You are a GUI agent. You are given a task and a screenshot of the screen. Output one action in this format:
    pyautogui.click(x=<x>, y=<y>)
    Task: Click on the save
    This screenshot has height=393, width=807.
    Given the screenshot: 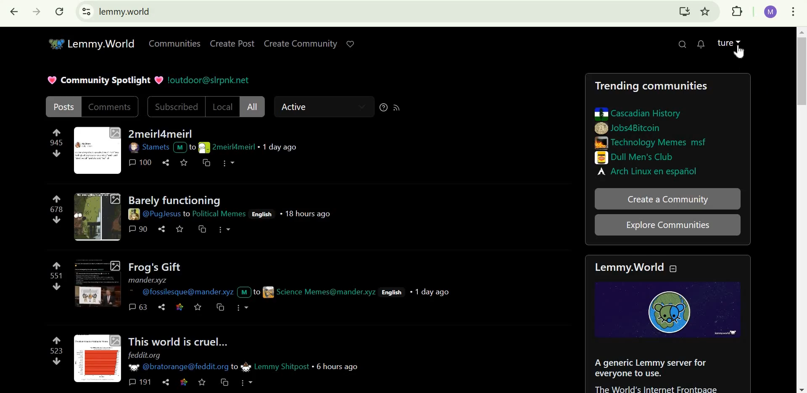 What is the action you would take?
    pyautogui.click(x=185, y=162)
    